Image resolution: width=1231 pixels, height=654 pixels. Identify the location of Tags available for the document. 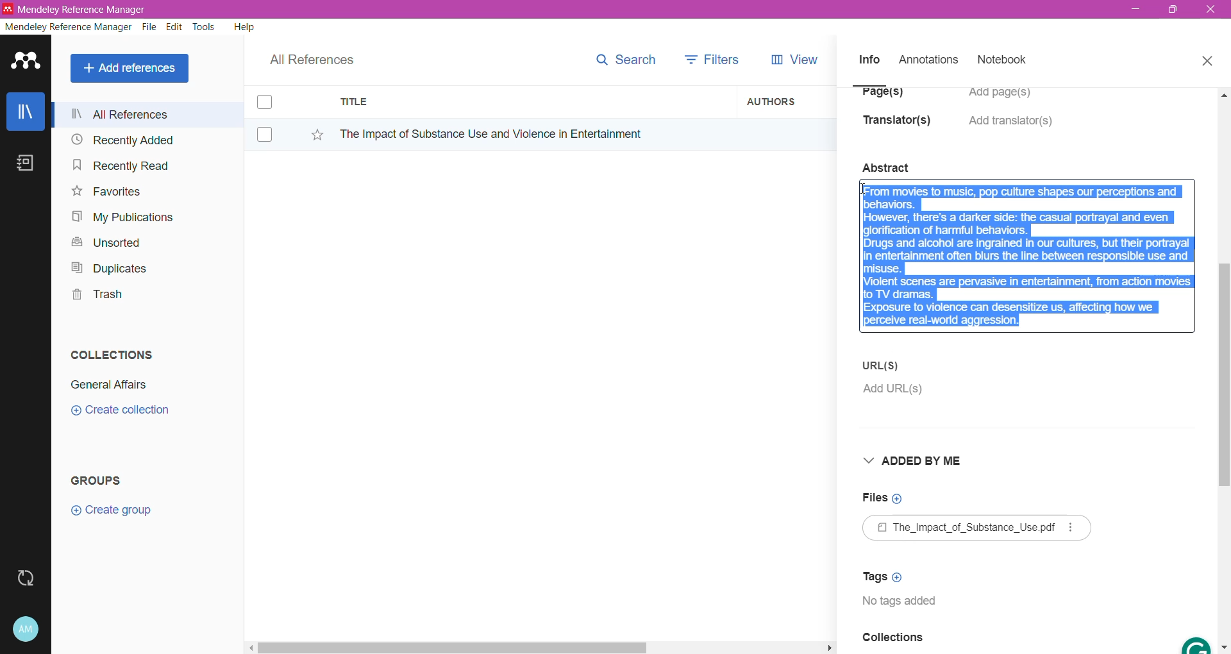
(905, 604).